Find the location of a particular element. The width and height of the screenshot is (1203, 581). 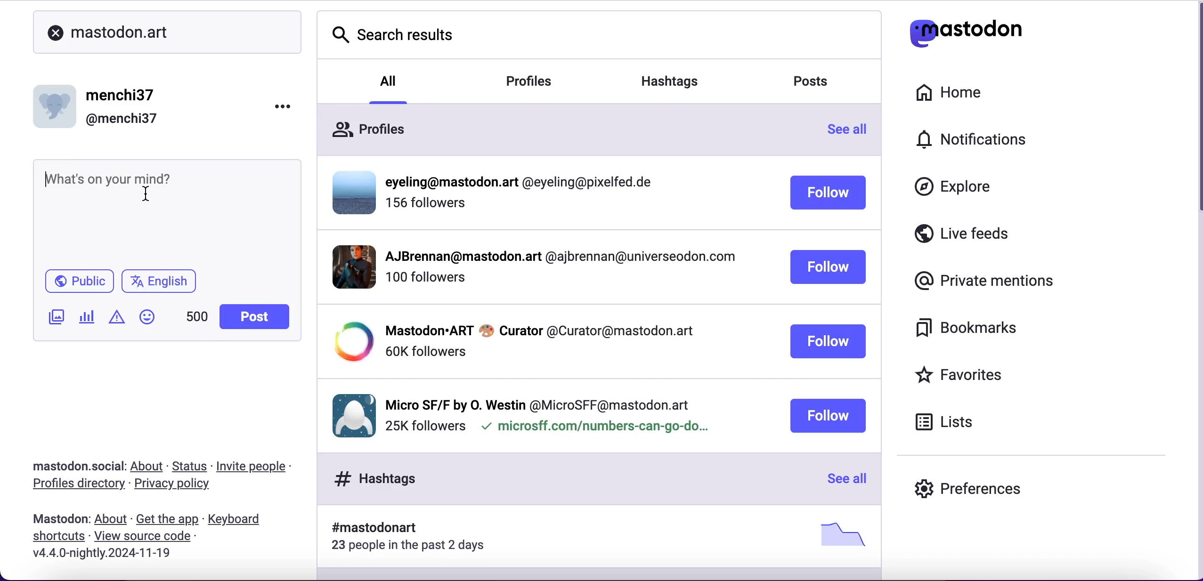

private mentions is located at coordinates (977, 284).